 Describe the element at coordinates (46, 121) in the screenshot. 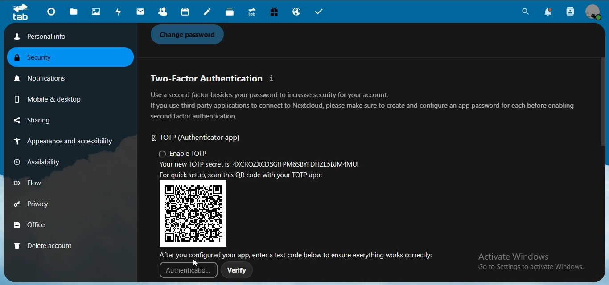

I see `sharing` at that location.